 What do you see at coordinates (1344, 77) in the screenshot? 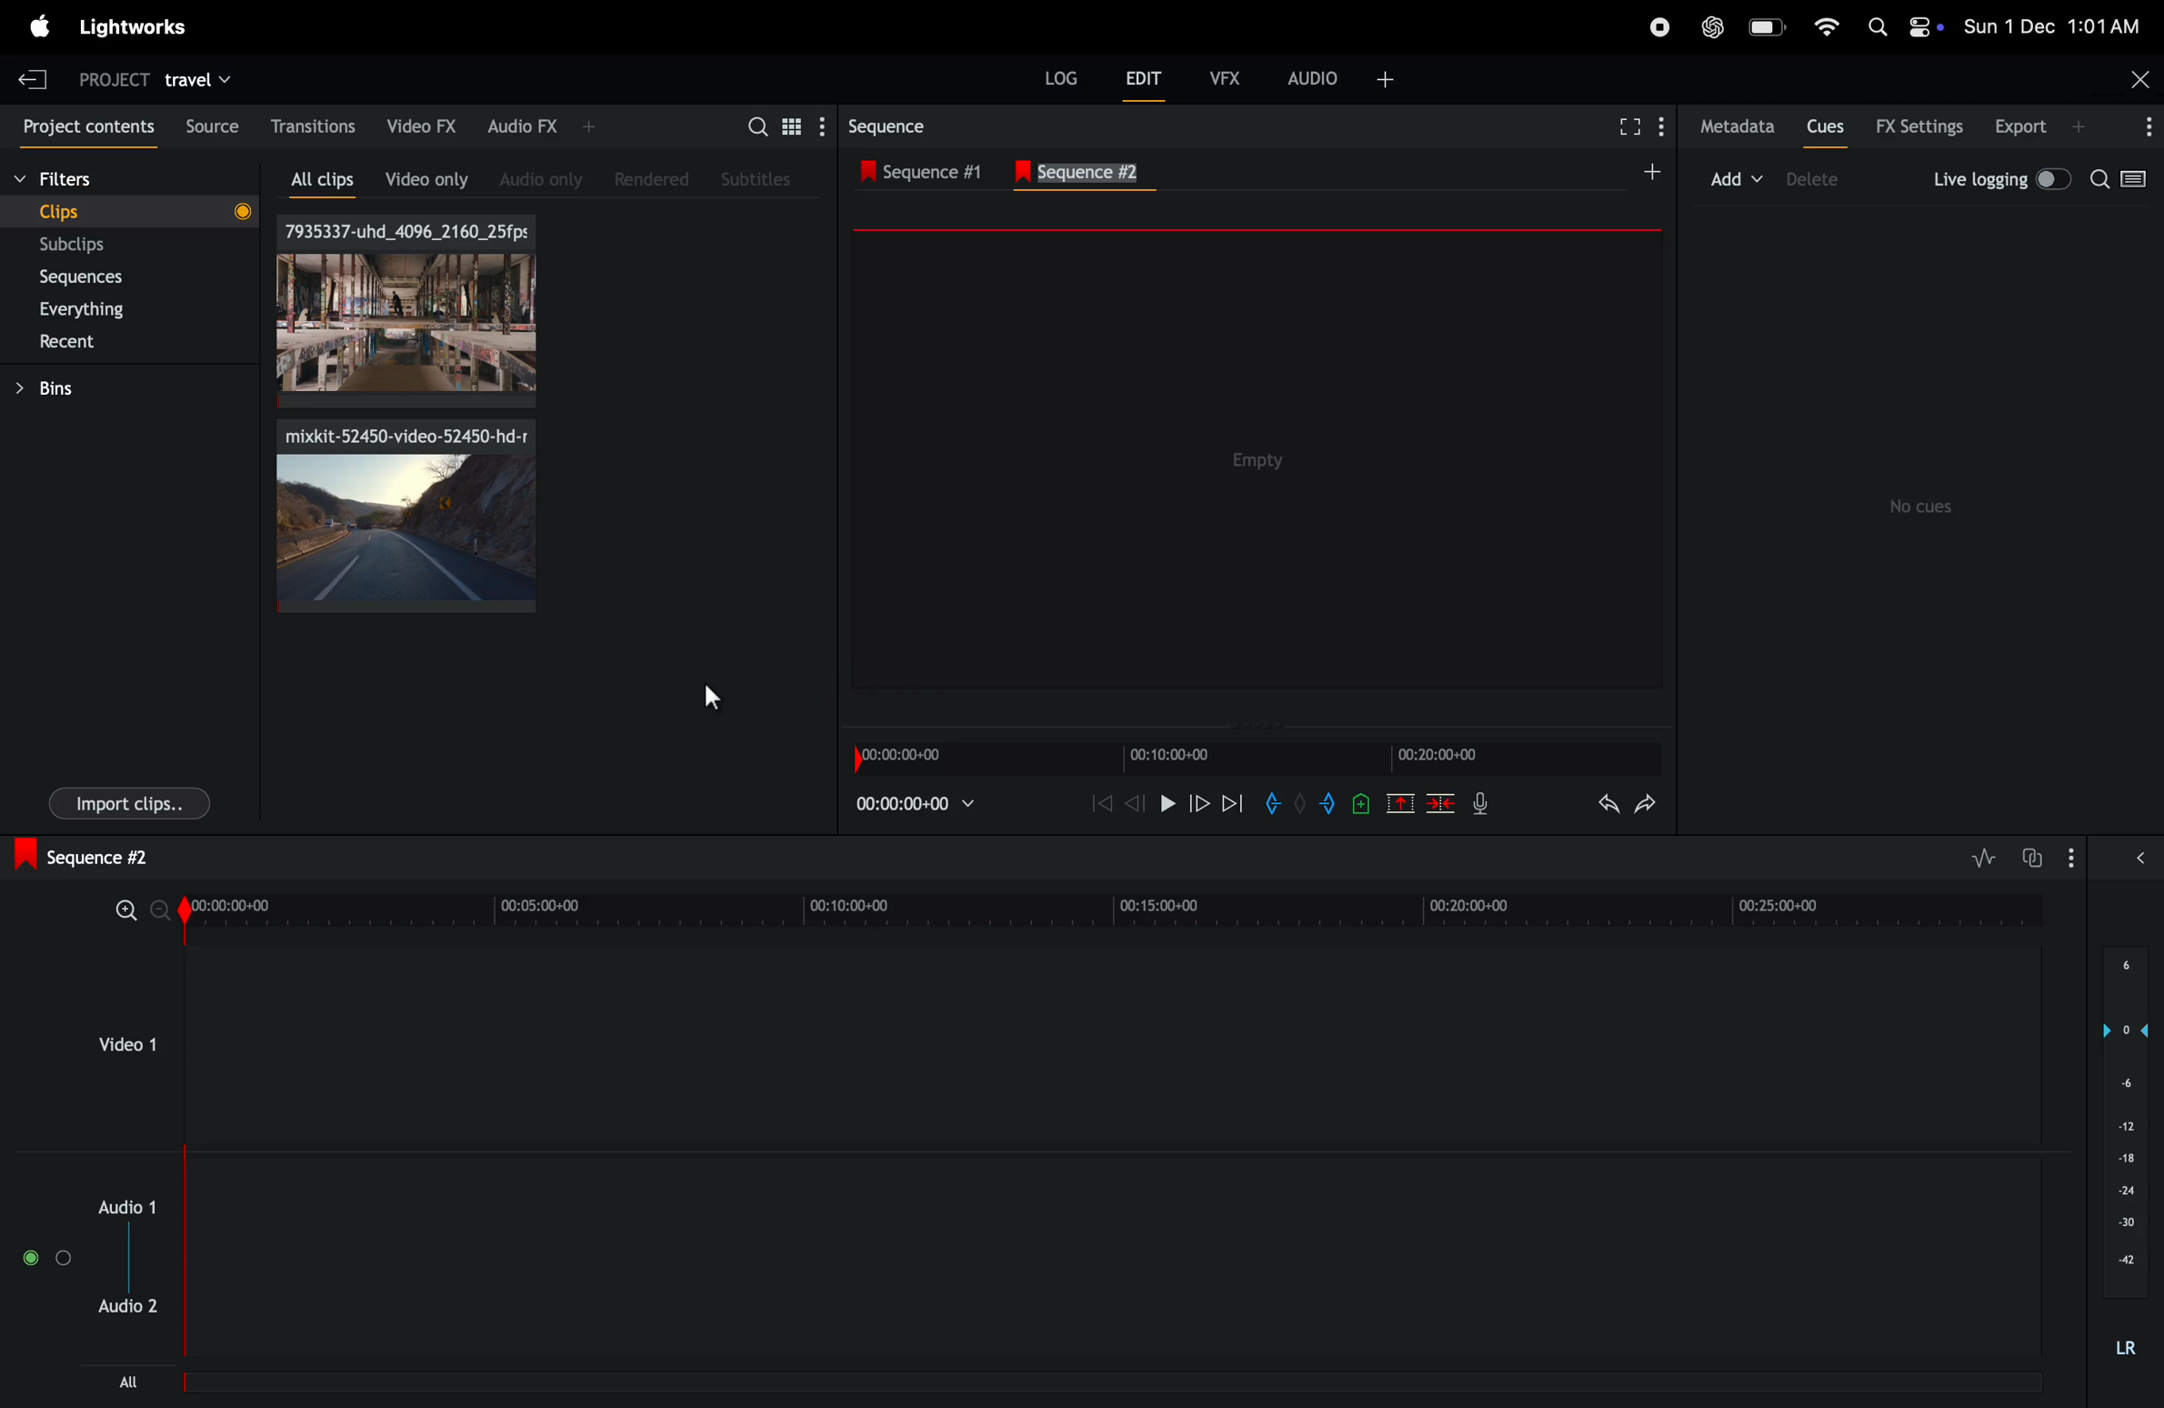
I see `audio` at bounding box center [1344, 77].